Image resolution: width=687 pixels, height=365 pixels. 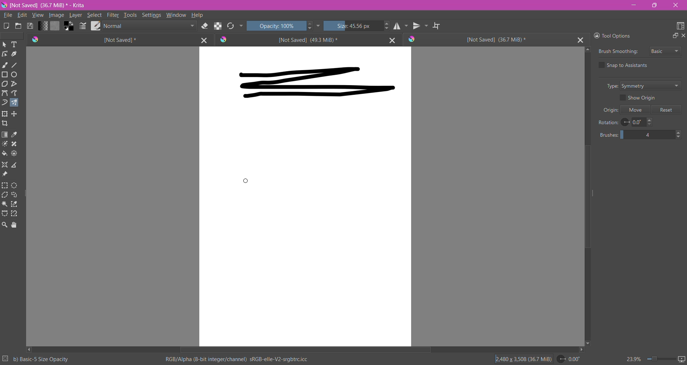 What do you see at coordinates (7, 15) in the screenshot?
I see `File` at bounding box center [7, 15].